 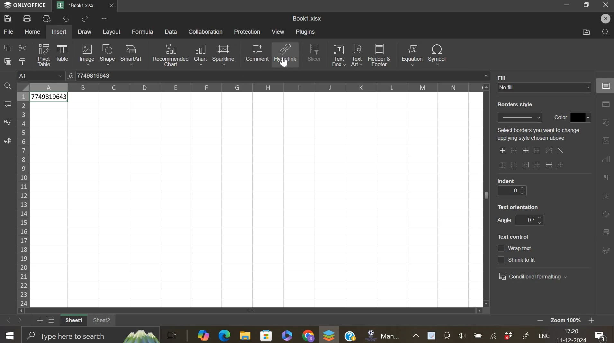 What do you see at coordinates (531, 158) in the screenshot?
I see `border` at bounding box center [531, 158].